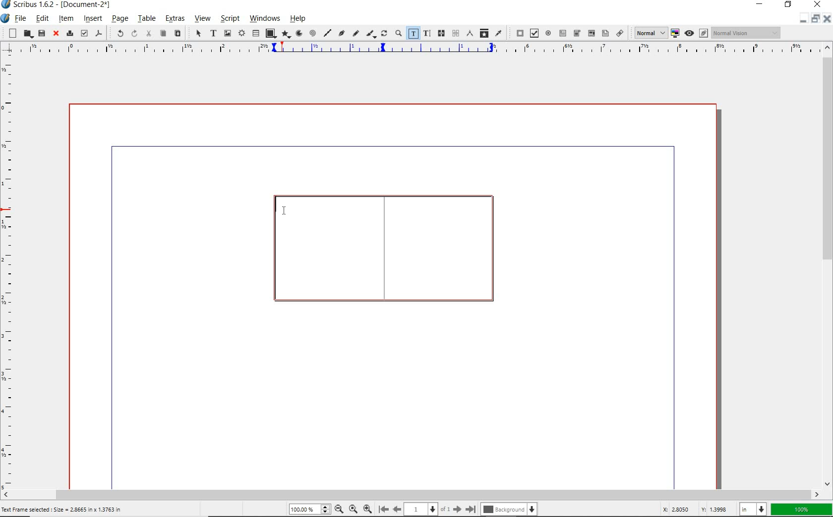 Image resolution: width=833 pixels, height=517 pixels. I want to click on  Scribus 1.6.2 - (Document-2*), so click(62, 5).